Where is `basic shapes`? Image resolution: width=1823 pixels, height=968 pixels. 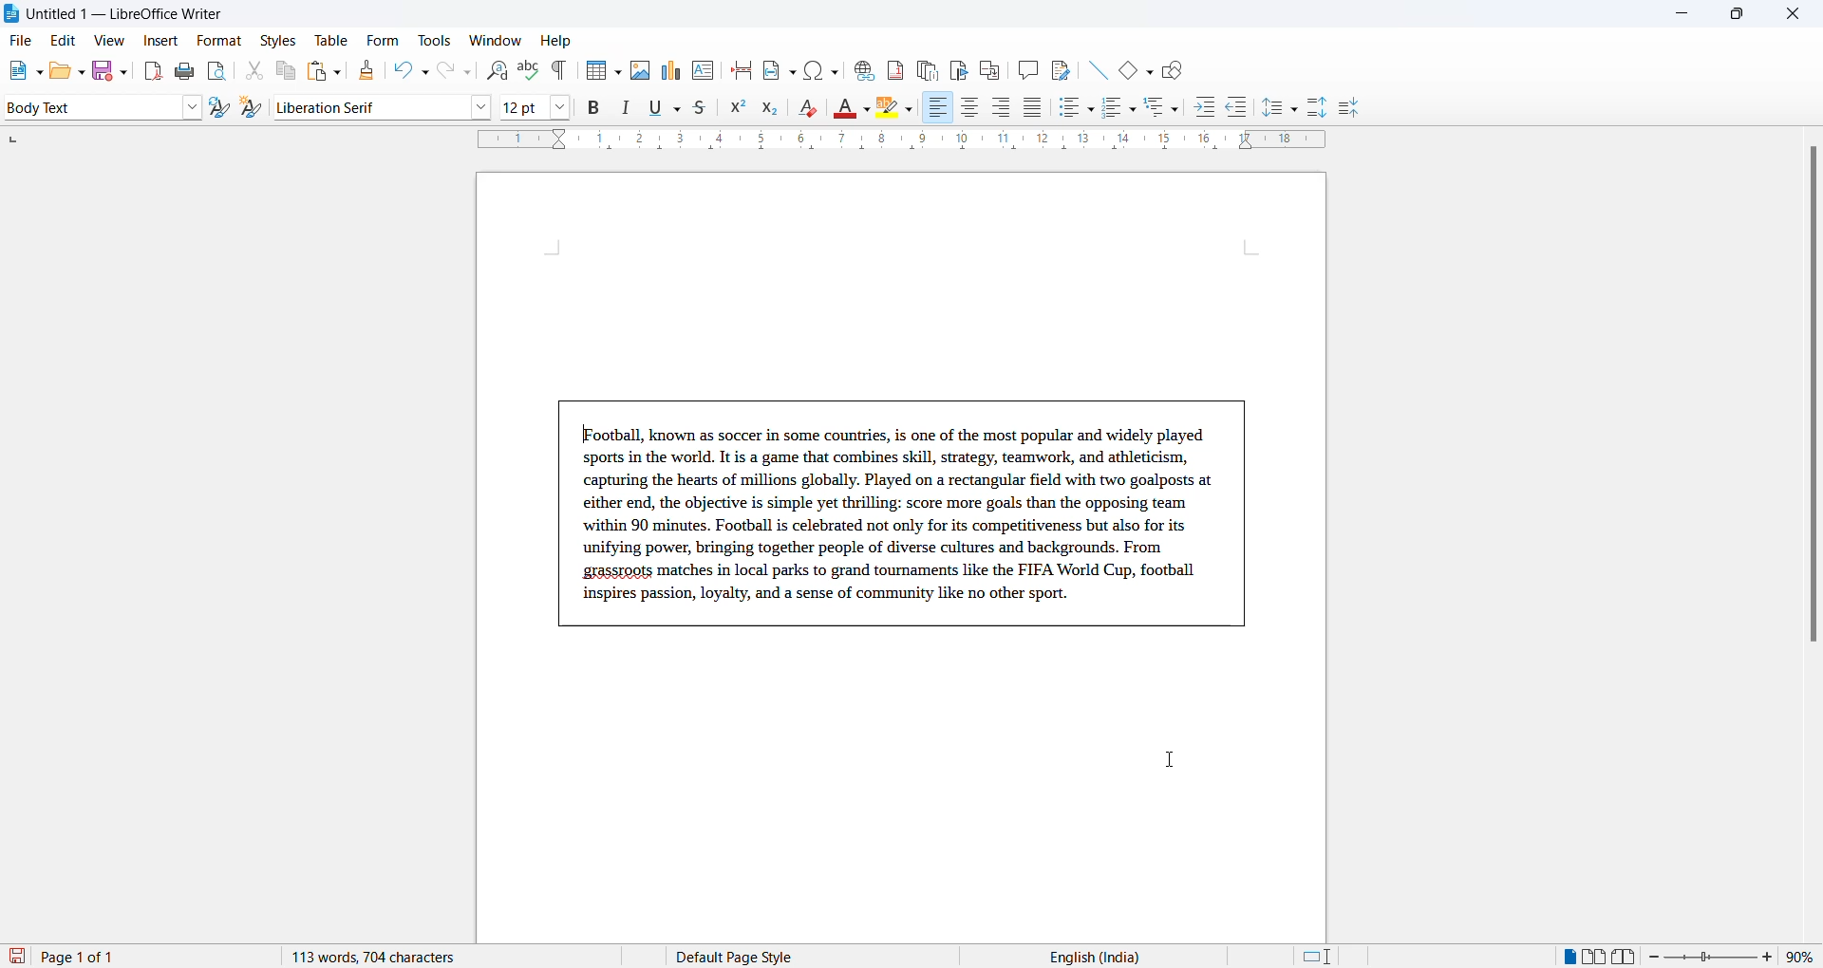 basic shapes is located at coordinates (1131, 67).